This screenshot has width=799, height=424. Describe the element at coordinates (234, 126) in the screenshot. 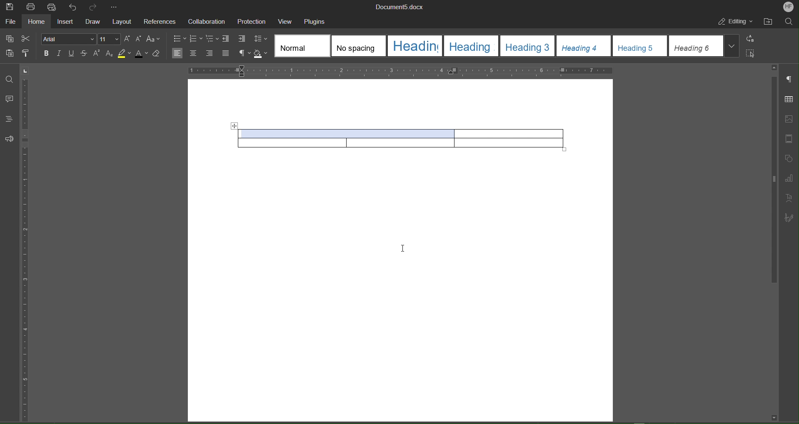

I see `Move table` at that location.